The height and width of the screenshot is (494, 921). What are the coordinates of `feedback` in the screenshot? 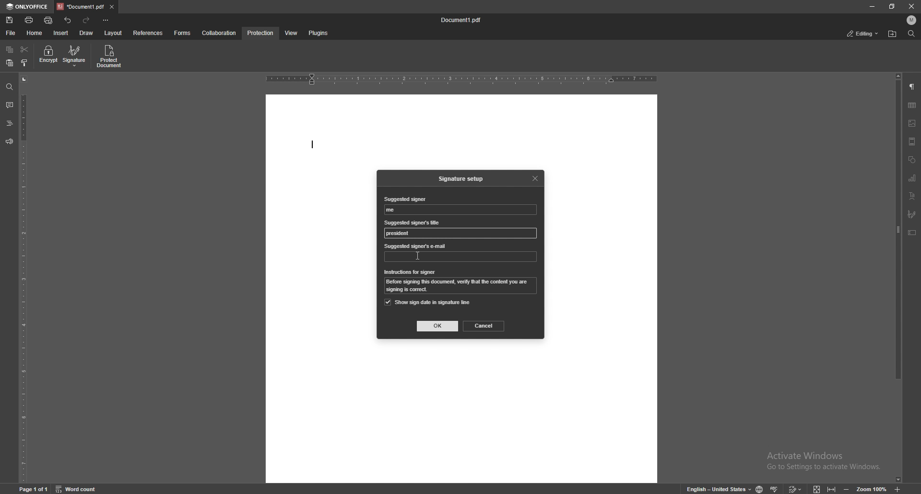 It's located at (9, 141).